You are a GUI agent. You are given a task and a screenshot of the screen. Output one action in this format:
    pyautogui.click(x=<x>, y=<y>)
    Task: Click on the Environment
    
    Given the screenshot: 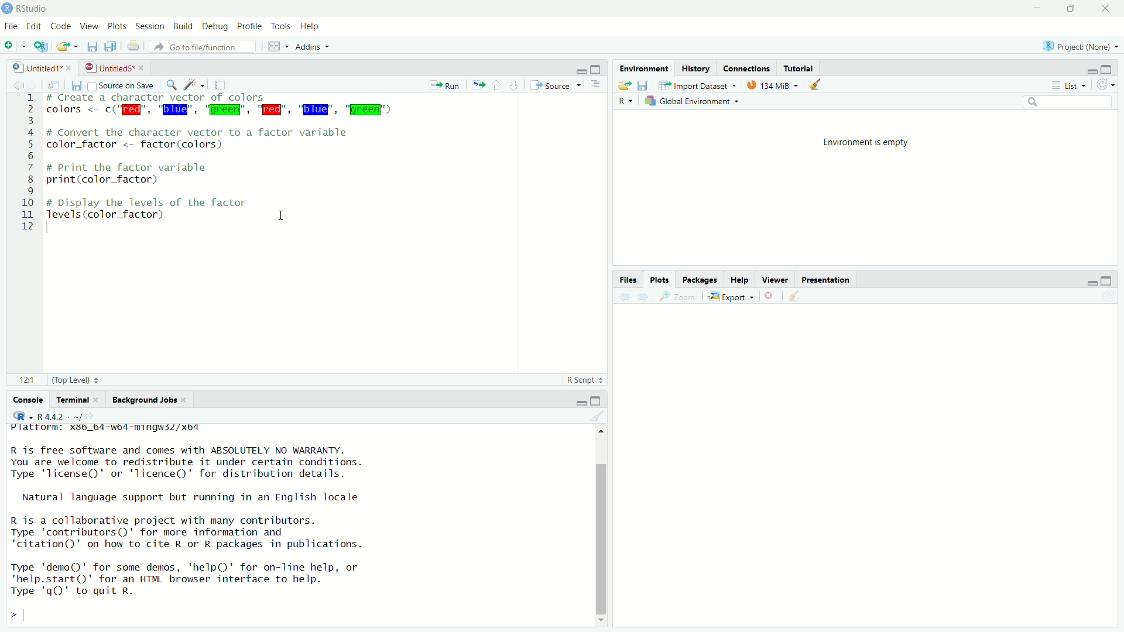 What is the action you would take?
    pyautogui.click(x=646, y=67)
    